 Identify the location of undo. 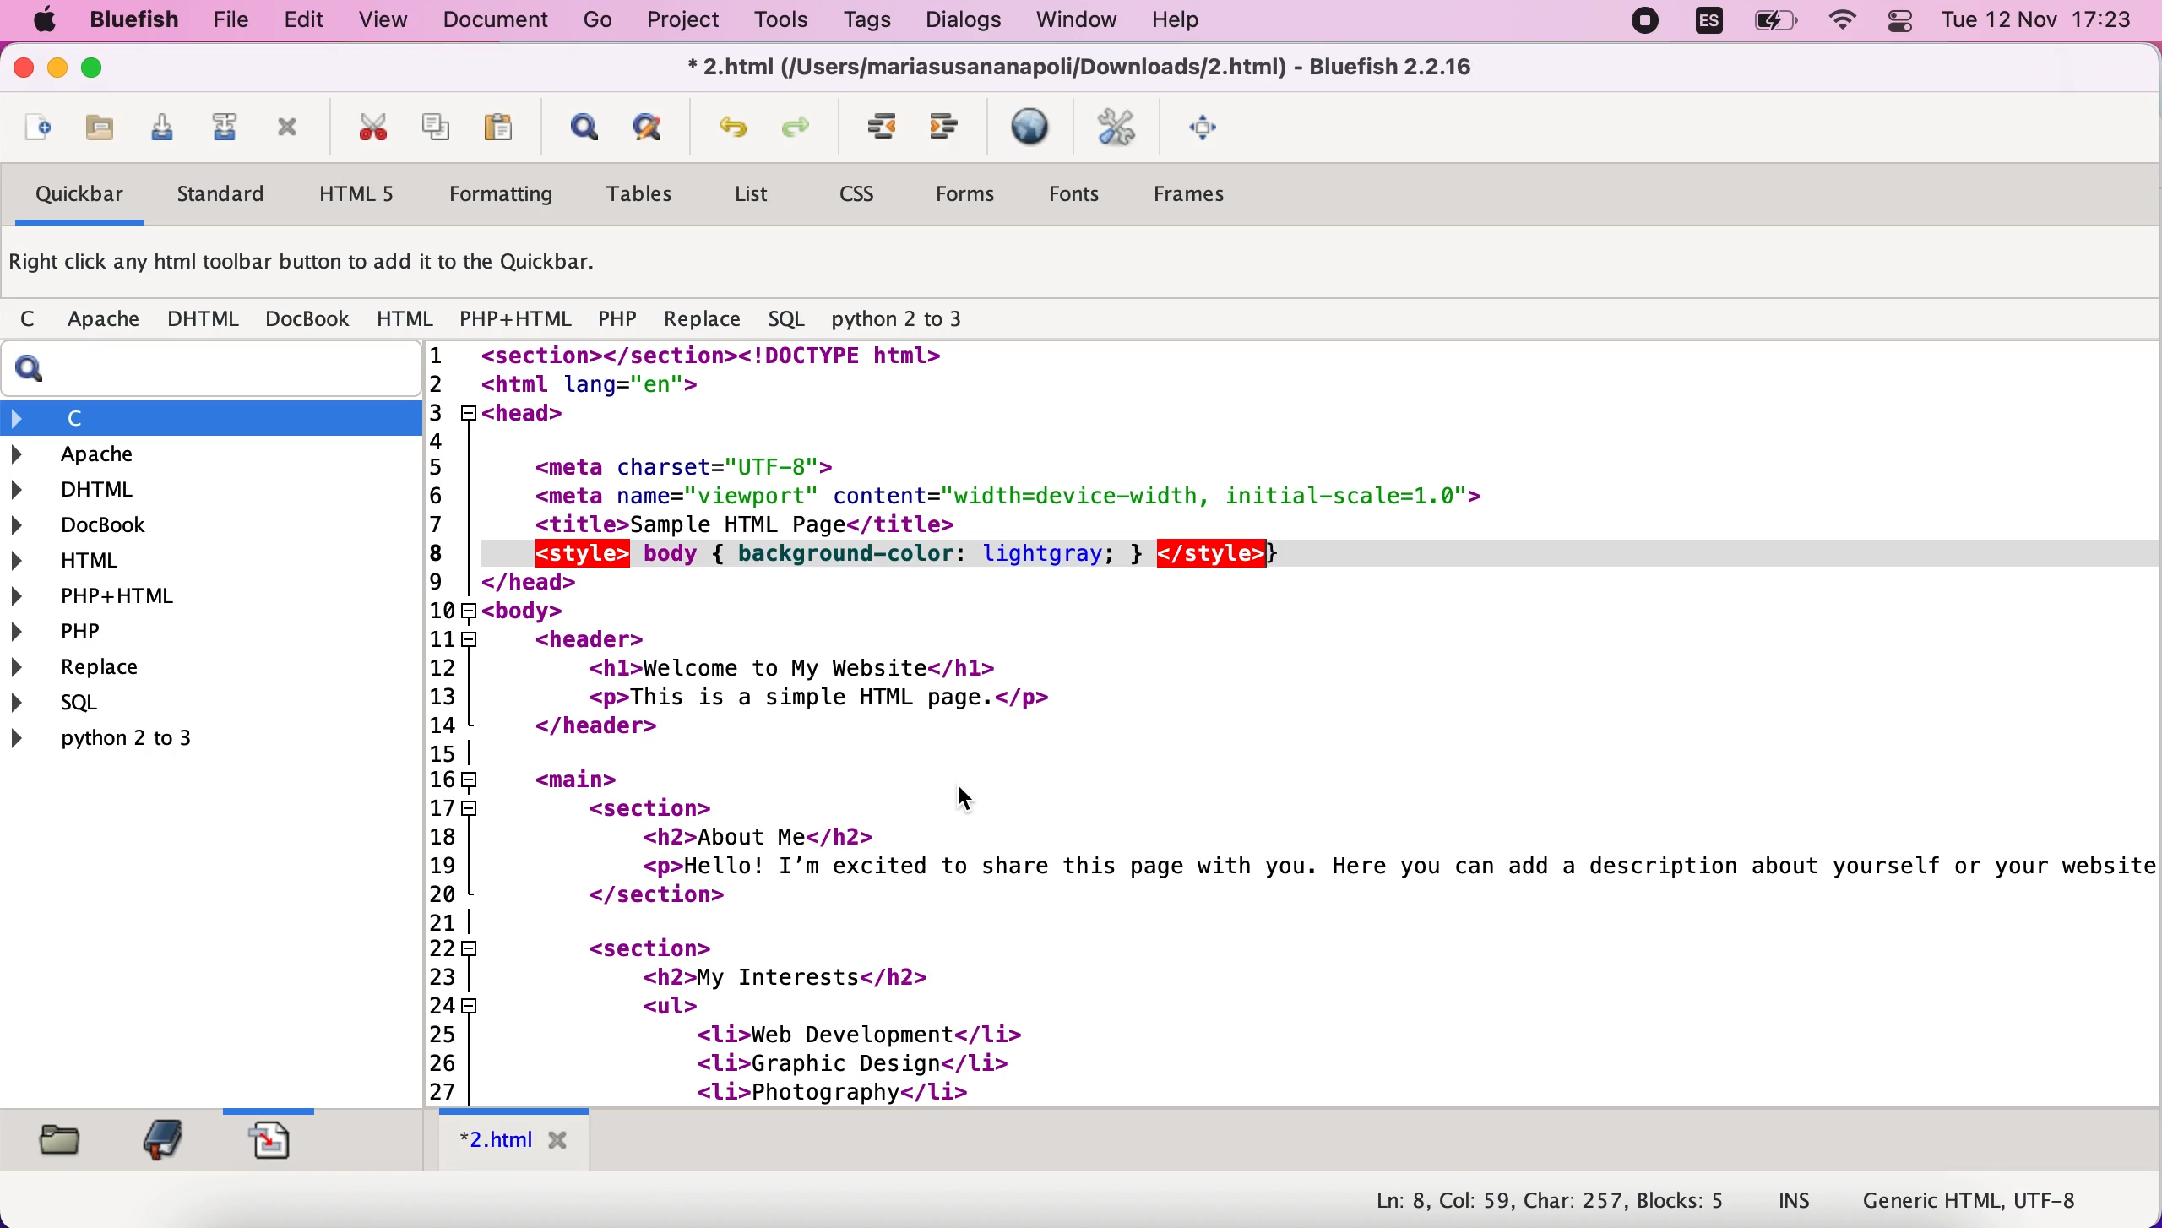
(734, 123).